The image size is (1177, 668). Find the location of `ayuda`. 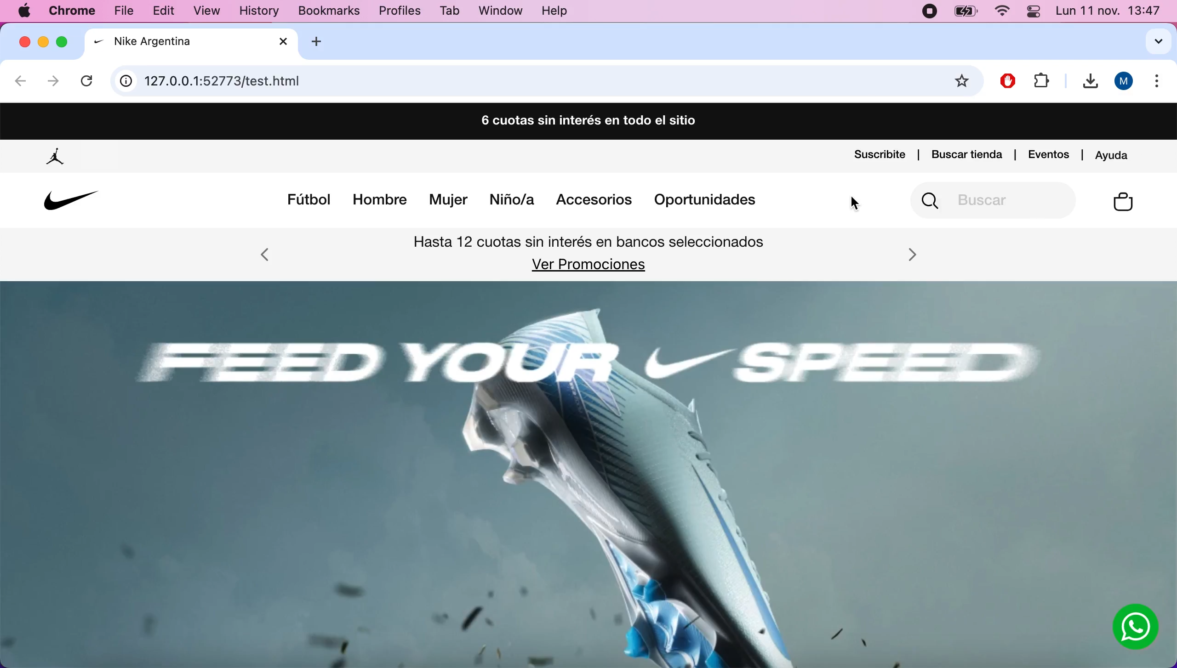

ayuda is located at coordinates (1114, 153).